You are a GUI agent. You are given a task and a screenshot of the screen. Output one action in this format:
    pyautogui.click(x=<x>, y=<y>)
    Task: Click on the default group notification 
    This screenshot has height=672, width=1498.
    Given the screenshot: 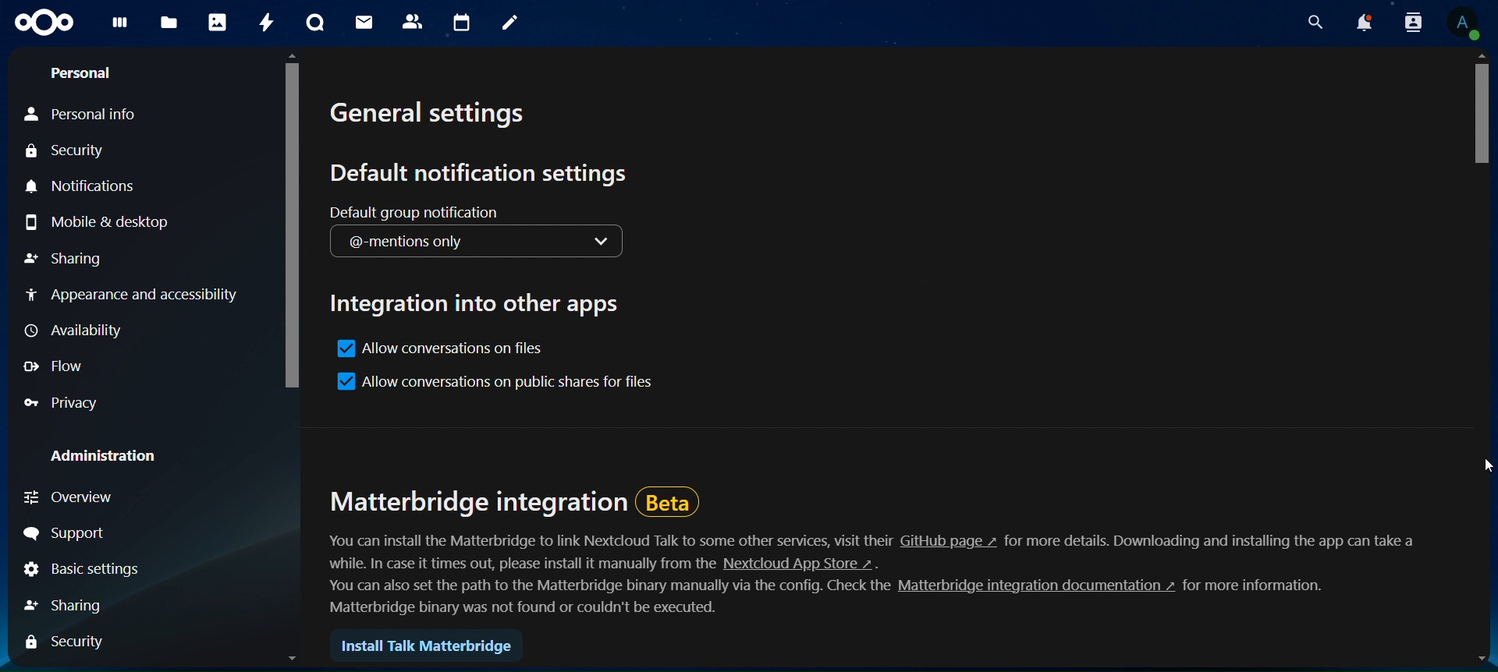 What is the action you would take?
    pyautogui.click(x=417, y=212)
    